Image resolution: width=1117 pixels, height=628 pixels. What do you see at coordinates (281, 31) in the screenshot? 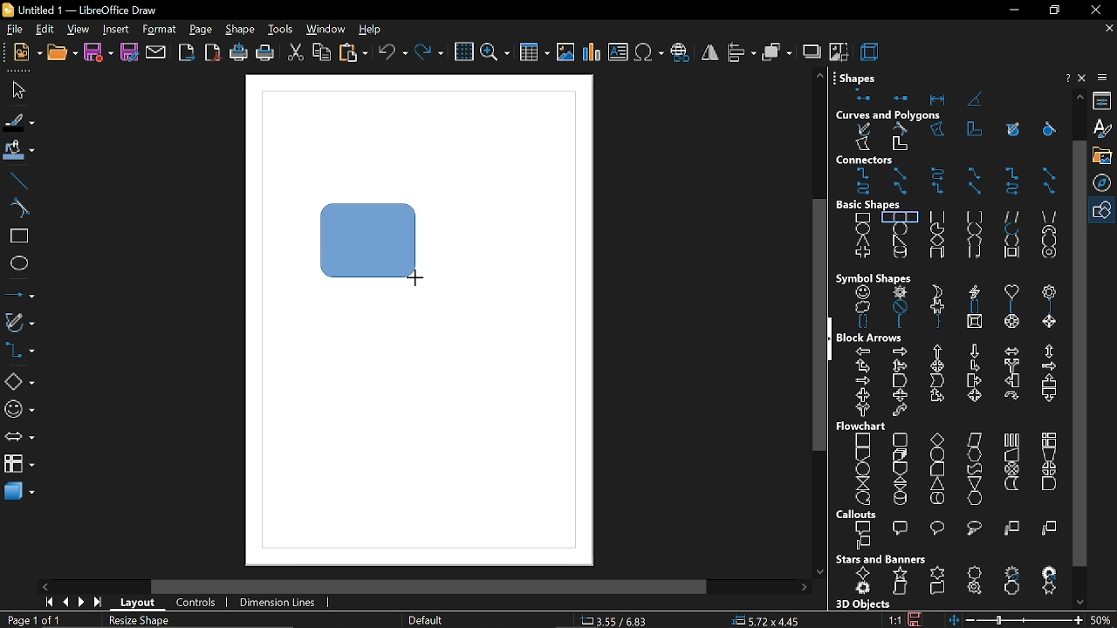
I see `tools` at bounding box center [281, 31].